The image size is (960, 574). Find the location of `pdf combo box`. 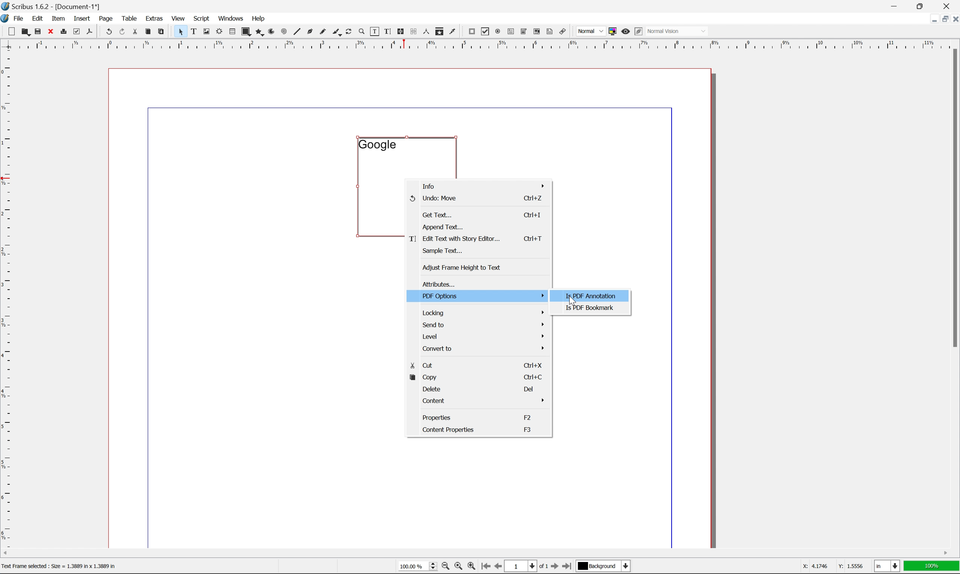

pdf combo box is located at coordinates (523, 32).